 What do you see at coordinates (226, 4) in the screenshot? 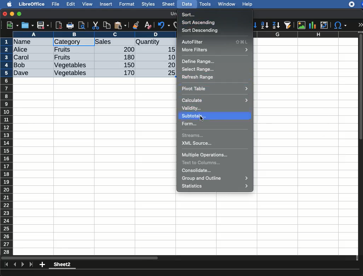
I see `window` at bounding box center [226, 4].